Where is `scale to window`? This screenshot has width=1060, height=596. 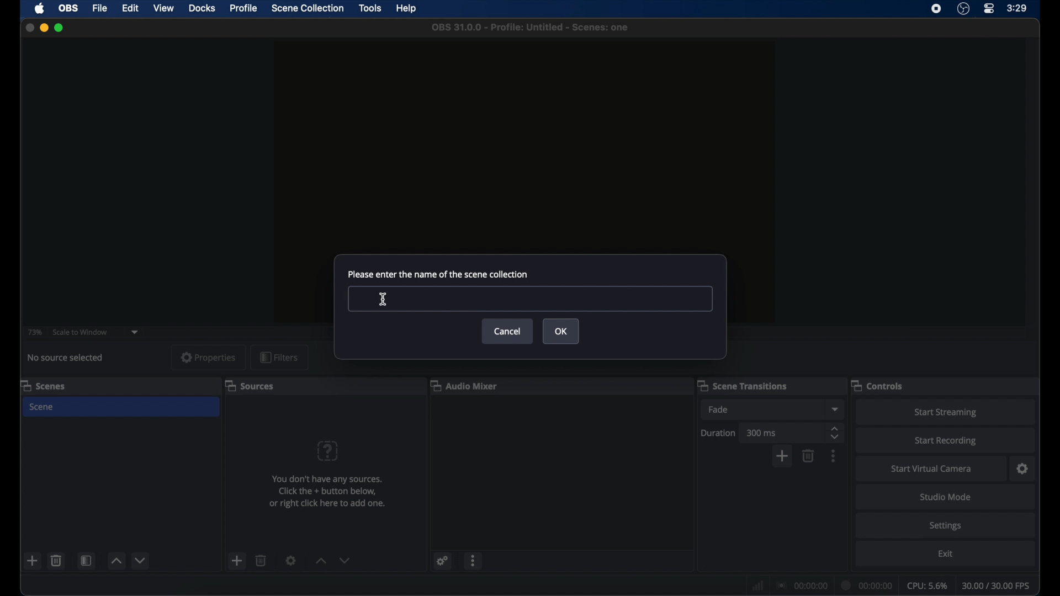
scale to window is located at coordinates (80, 332).